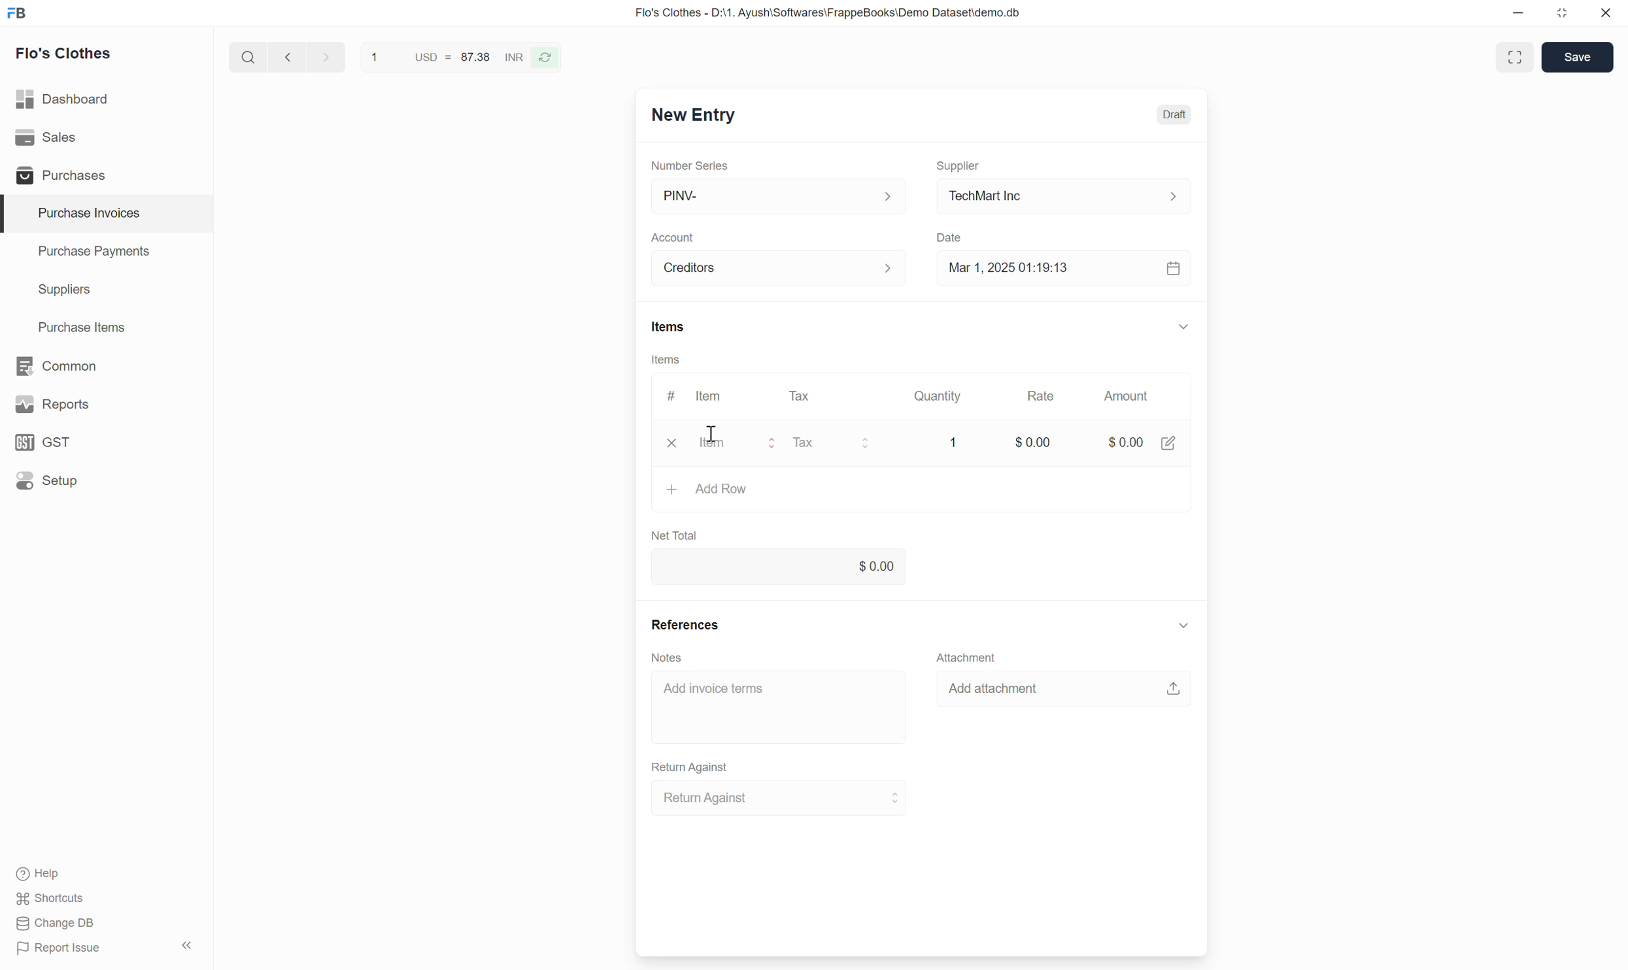 The width and height of the screenshot is (1628, 970). I want to click on Attachment, so click(977, 658).